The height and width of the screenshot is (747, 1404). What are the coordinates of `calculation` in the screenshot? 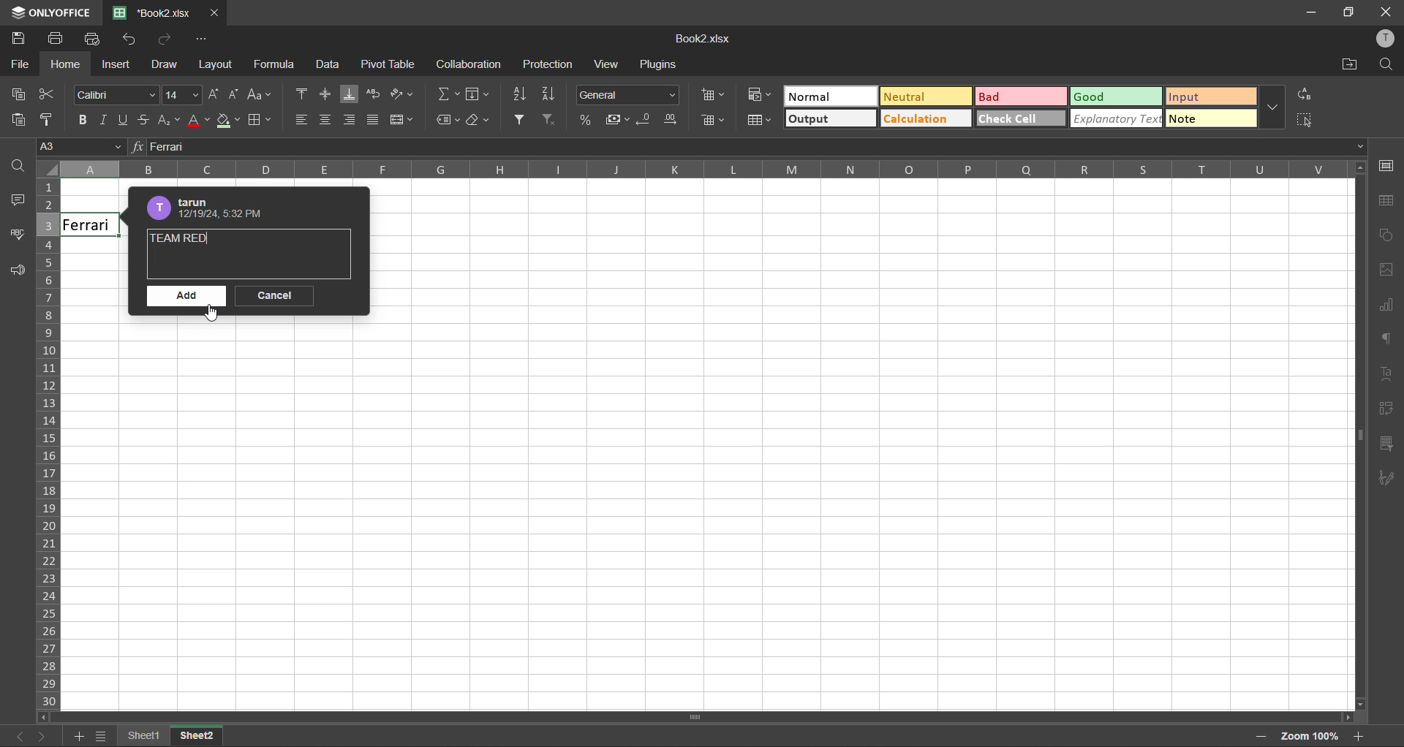 It's located at (925, 120).